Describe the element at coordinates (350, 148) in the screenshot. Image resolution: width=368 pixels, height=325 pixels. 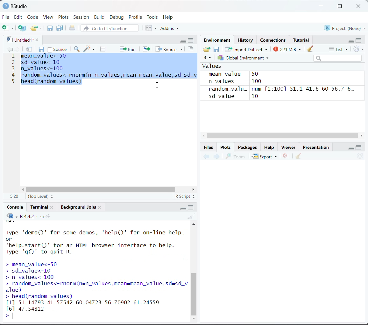
I see `minimize` at that location.